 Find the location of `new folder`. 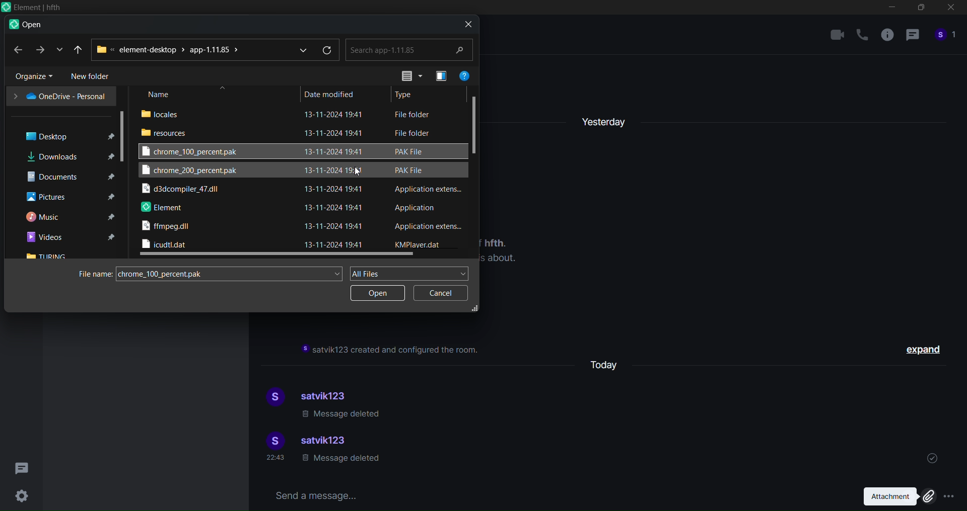

new folder is located at coordinates (94, 76).